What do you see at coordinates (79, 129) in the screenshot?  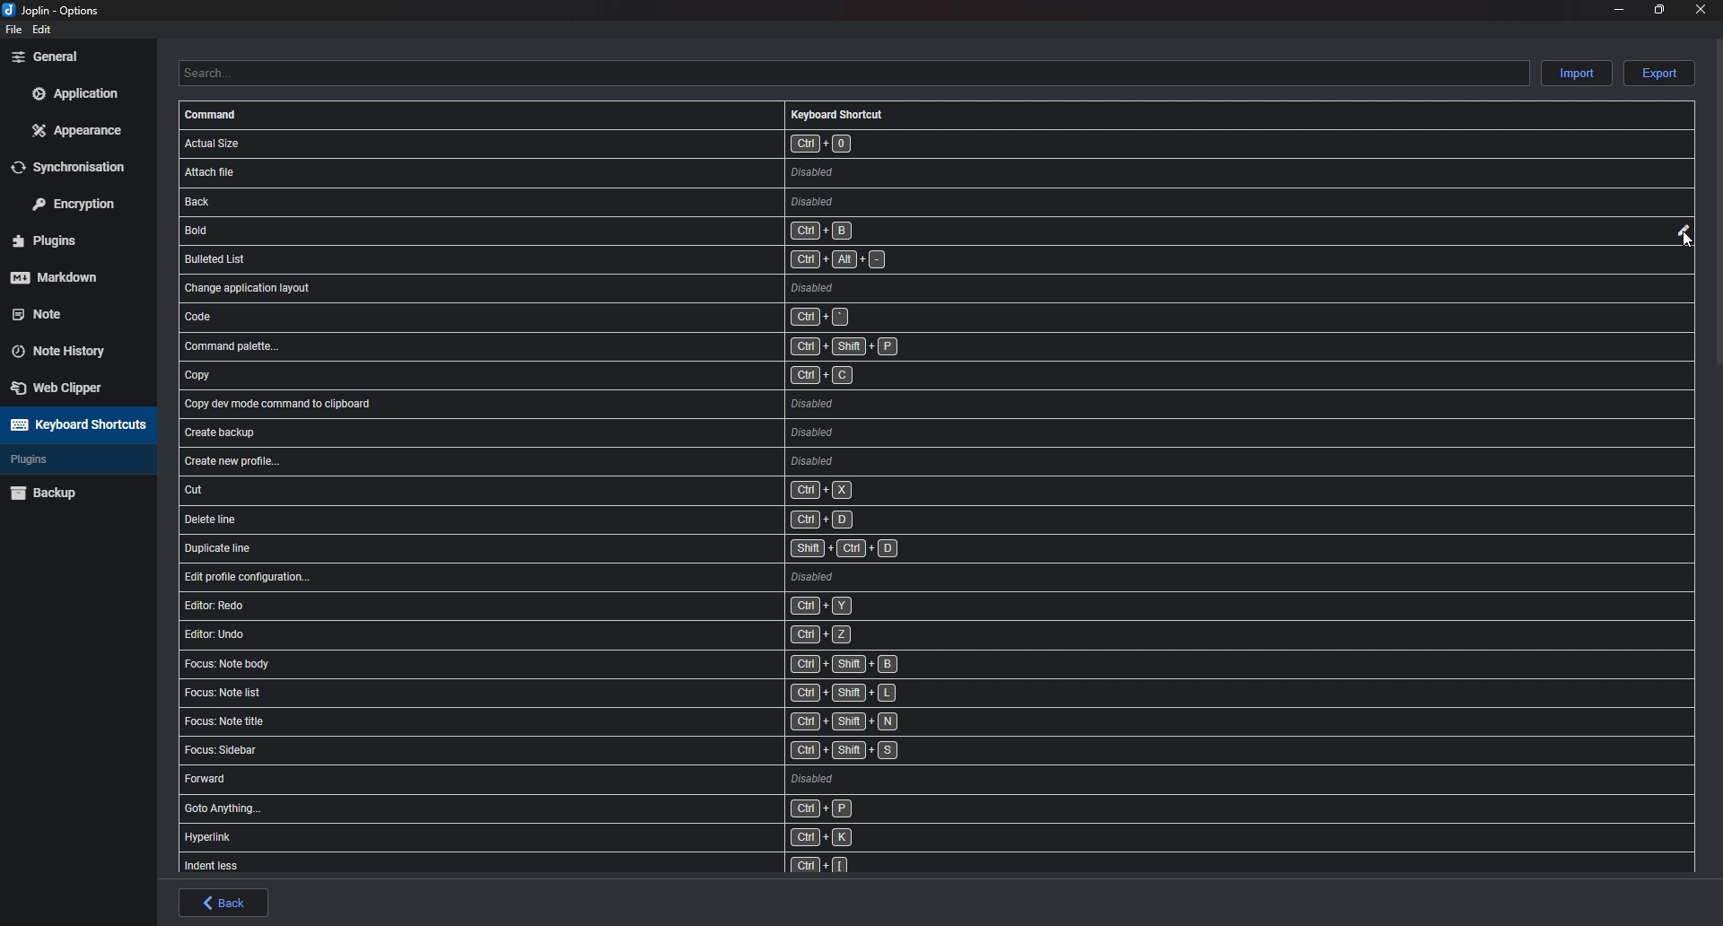 I see `Appearance` at bounding box center [79, 129].